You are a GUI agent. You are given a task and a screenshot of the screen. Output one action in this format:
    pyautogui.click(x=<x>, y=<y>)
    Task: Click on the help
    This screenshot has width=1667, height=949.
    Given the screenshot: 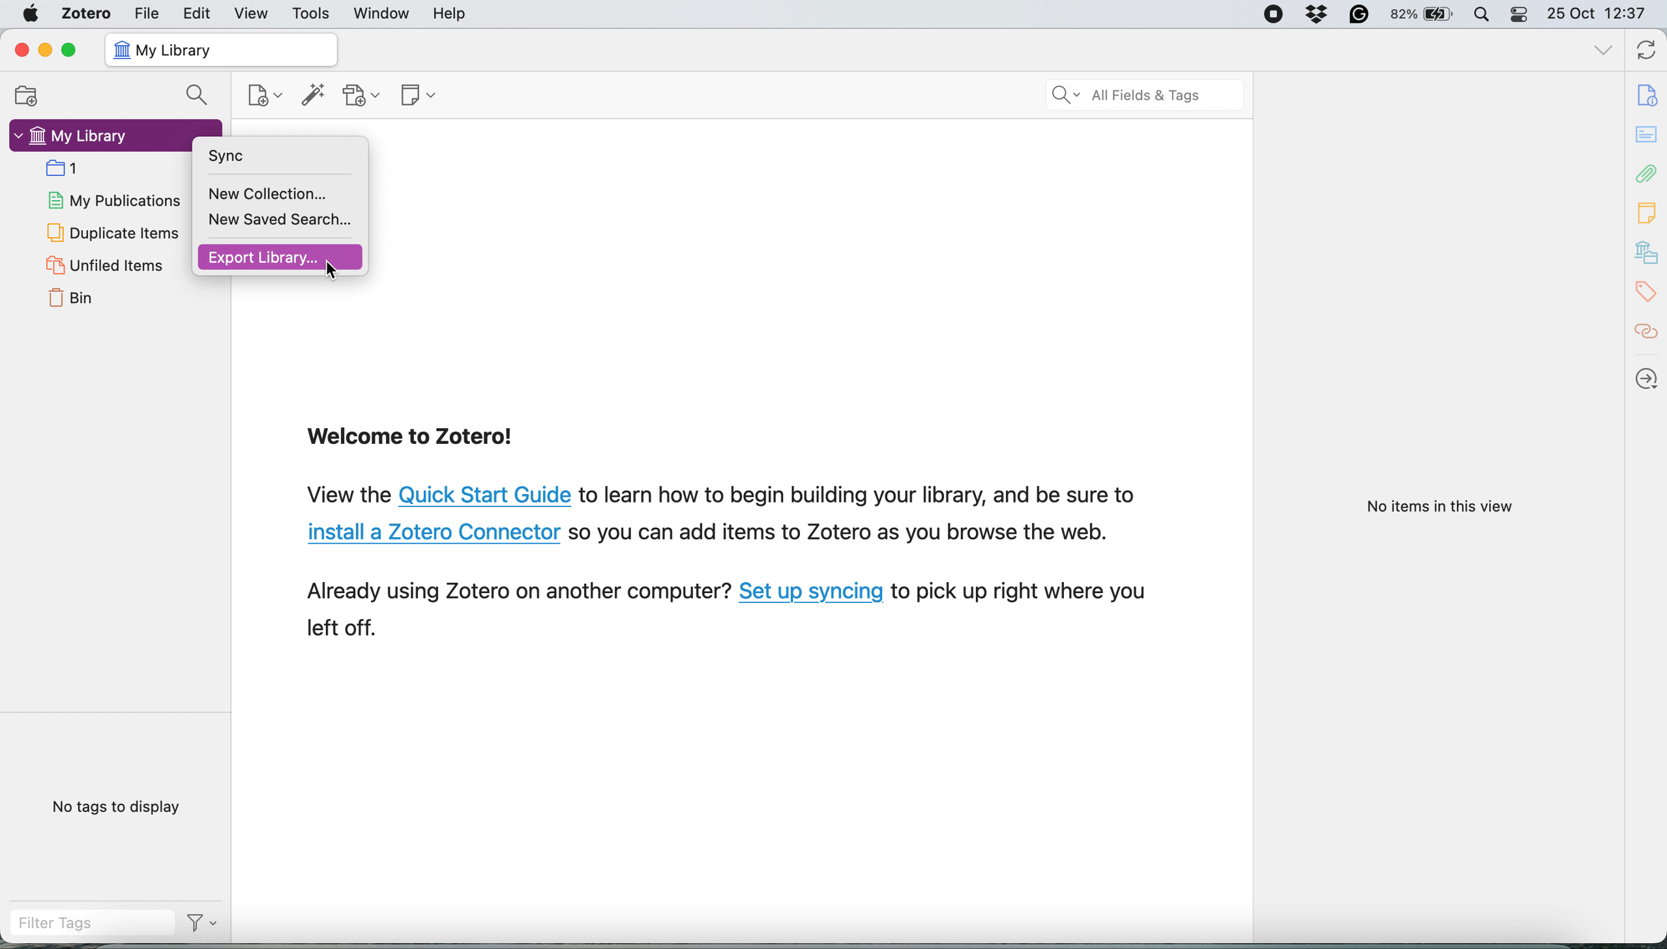 What is the action you would take?
    pyautogui.click(x=454, y=14)
    